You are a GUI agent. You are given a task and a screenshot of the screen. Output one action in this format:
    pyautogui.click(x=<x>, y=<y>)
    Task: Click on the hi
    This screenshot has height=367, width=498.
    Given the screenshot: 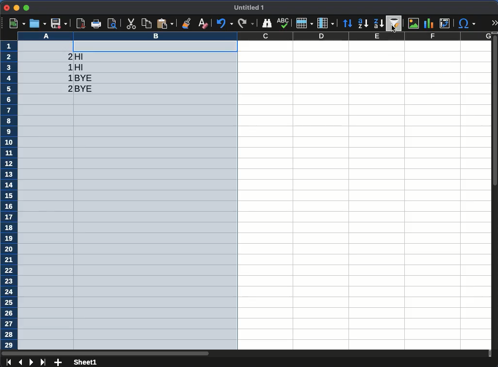 What is the action you would take?
    pyautogui.click(x=81, y=67)
    